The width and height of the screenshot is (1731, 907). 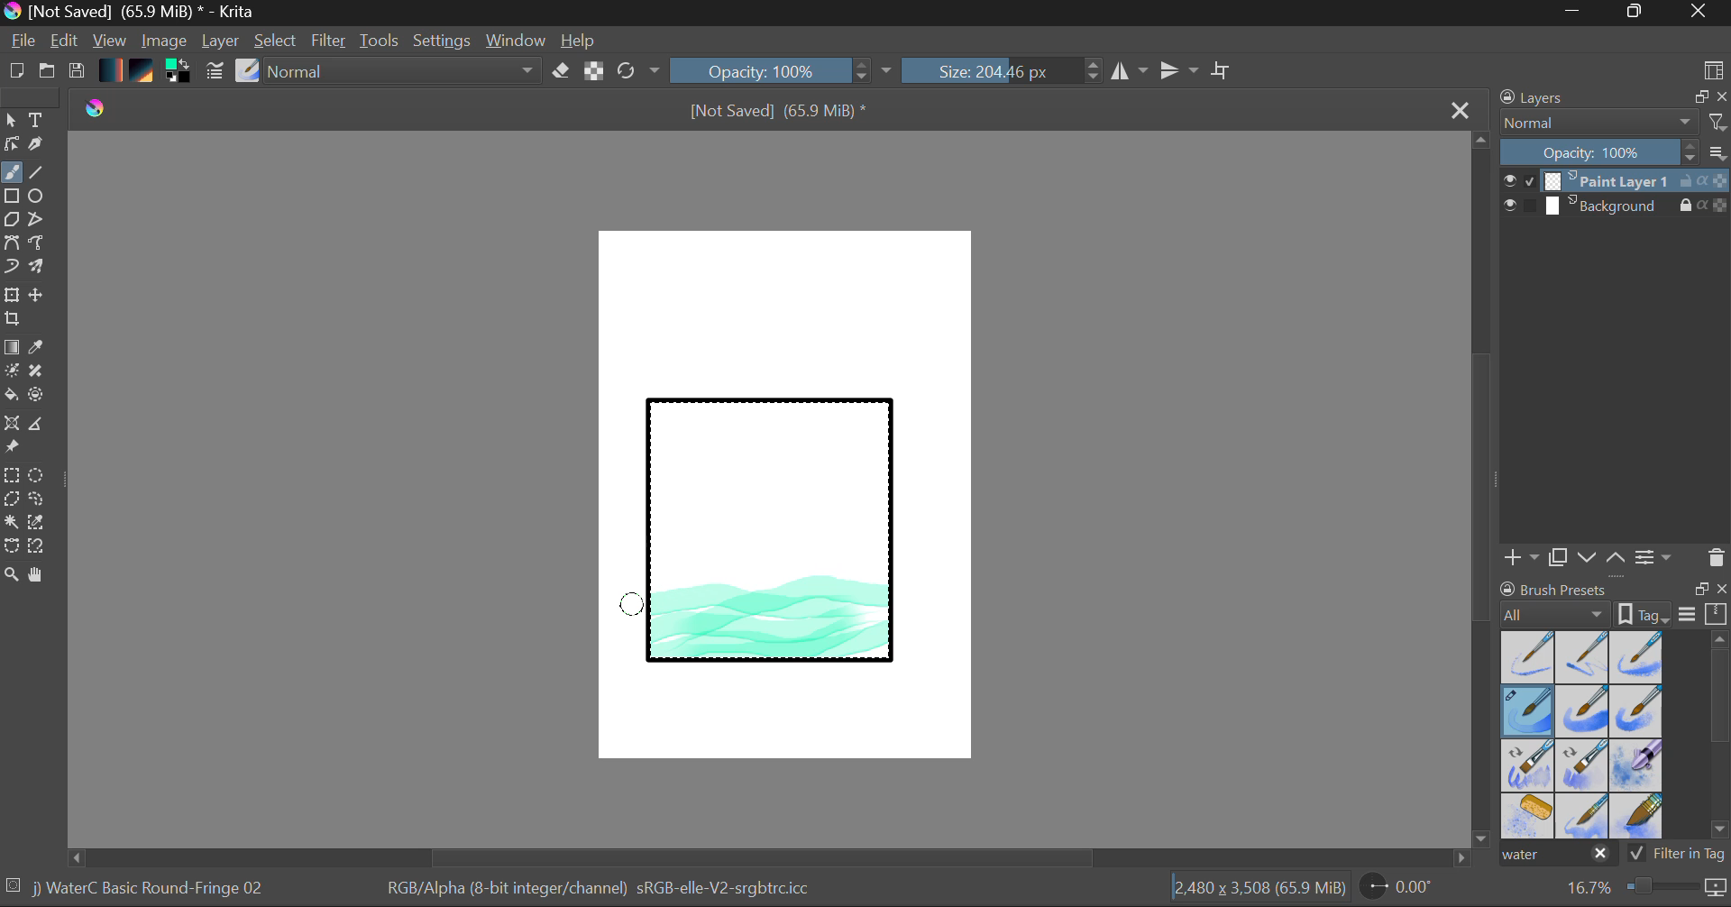 I want to click on Water C - Wet, so click(x=1584, y=657).